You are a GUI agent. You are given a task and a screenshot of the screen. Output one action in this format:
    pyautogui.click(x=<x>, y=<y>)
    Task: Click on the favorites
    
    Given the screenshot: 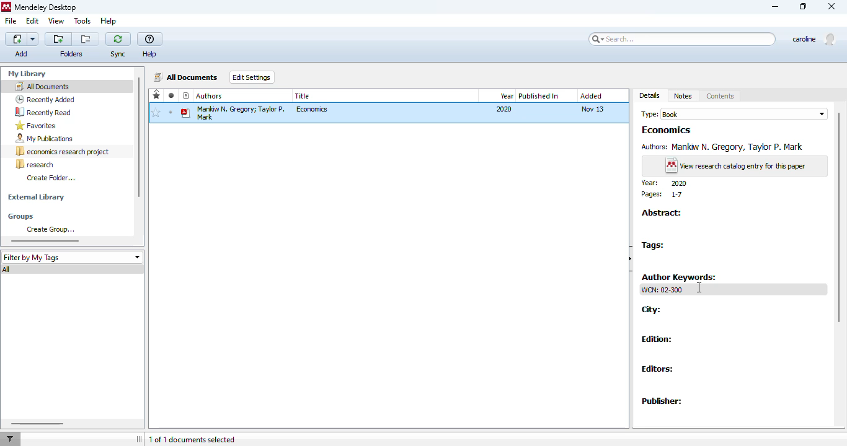 What is the action you would take?
    pyautogui.click(x=35, y=126)
    